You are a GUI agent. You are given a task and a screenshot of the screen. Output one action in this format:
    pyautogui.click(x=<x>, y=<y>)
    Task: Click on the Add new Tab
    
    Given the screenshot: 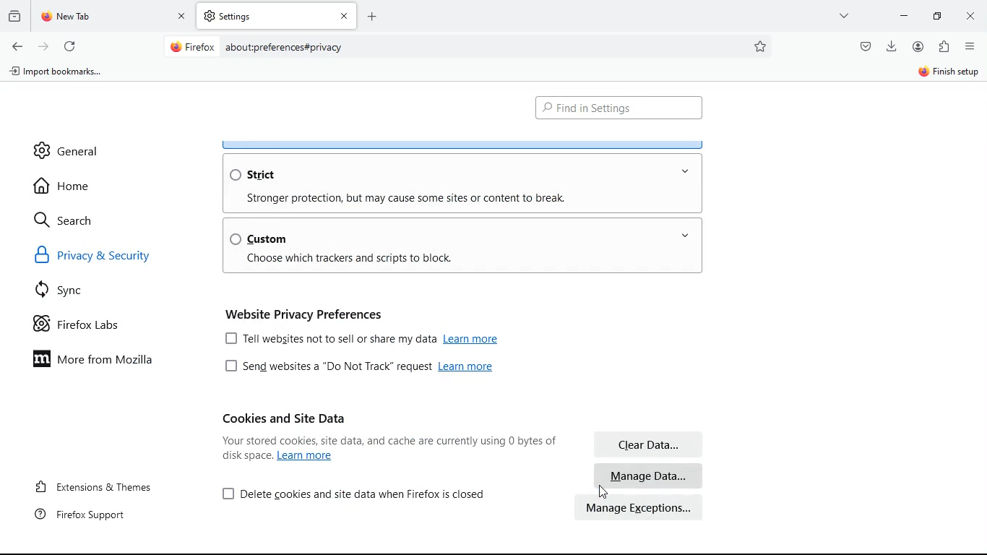 What is the action you would take?
    pyautogui.click(x=372, y=16)
    